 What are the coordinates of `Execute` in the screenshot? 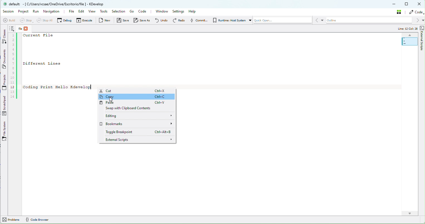 It's located at (85, 21).